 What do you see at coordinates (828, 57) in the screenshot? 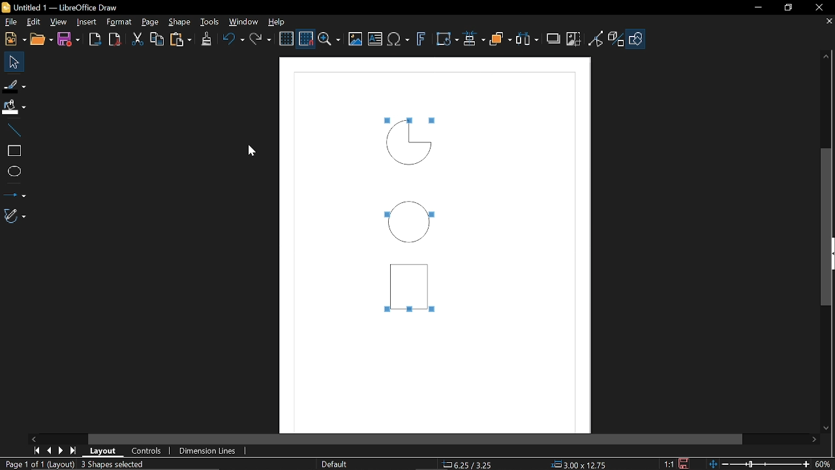
I see `Move up` at bounding box center [828, 57].